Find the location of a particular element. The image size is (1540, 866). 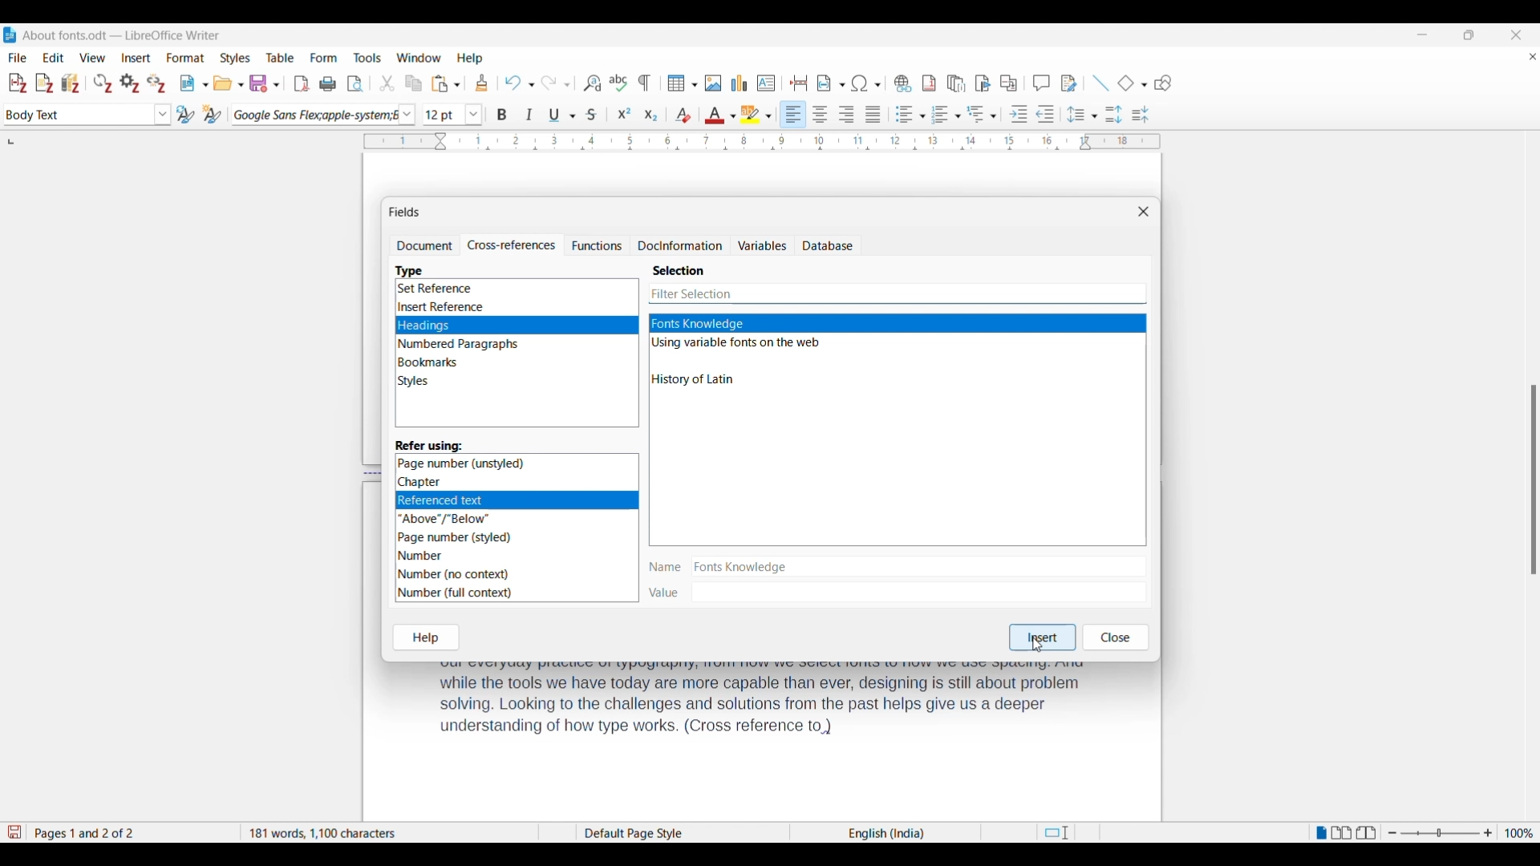

Bold is located at coordinates (502, 115).